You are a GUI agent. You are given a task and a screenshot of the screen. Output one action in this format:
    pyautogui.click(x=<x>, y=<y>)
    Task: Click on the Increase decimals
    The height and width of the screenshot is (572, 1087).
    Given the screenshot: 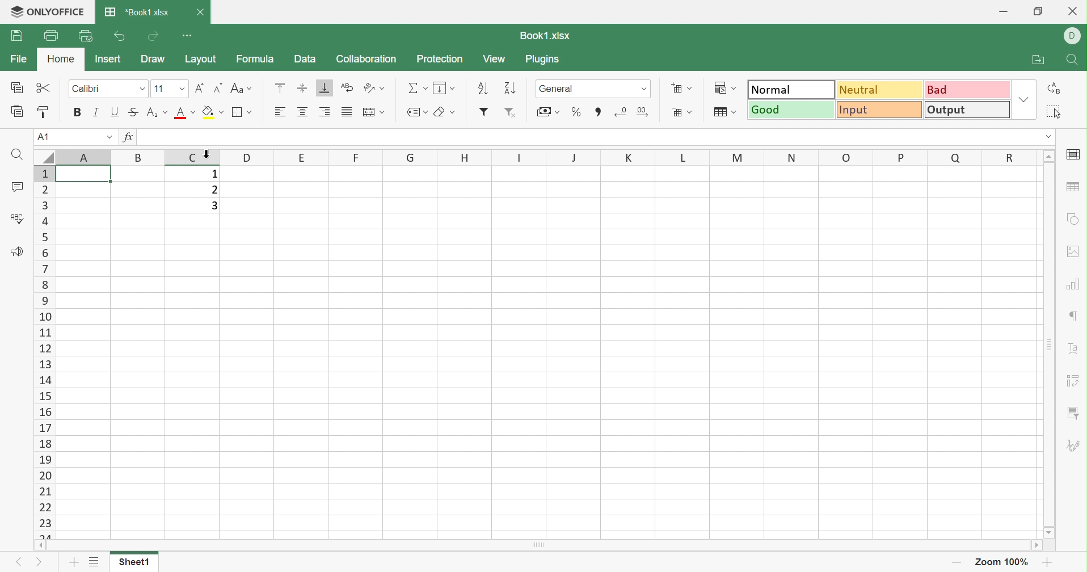 What is the action you would take?
    pyautogui.click(x=643, y=112)
    